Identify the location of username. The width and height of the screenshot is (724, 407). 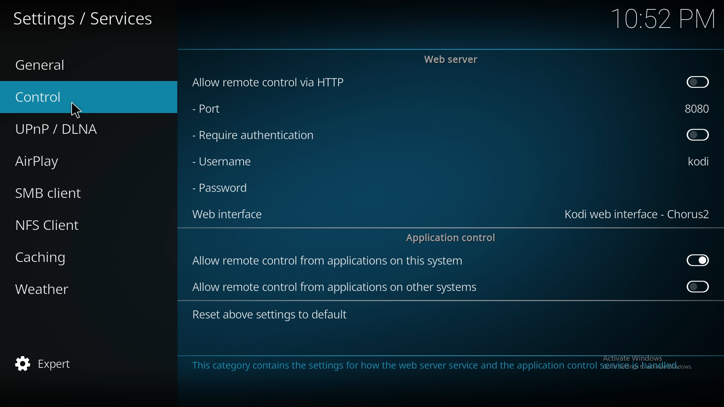
(699, 161).